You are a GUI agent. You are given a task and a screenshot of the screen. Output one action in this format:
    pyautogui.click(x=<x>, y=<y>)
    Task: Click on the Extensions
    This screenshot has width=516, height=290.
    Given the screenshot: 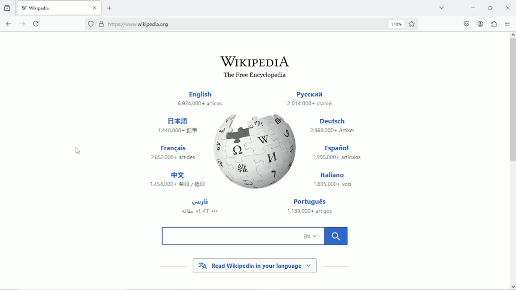 What is the action you would take?
    pyautogui.click(x=494, y=24)
    